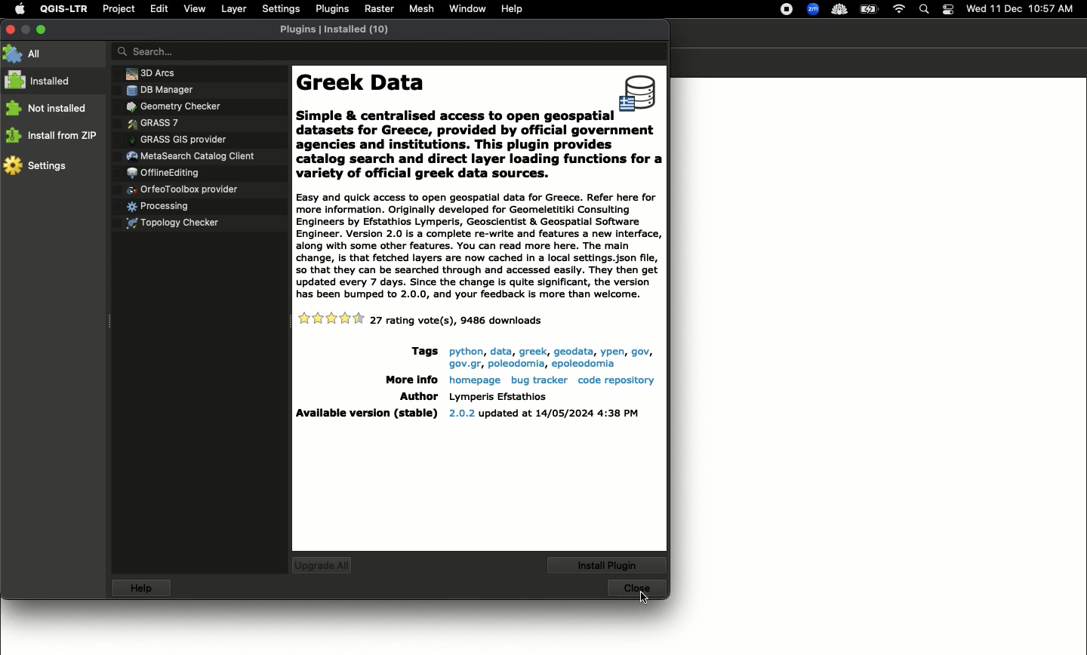 This screenshot has height=655, width=1087. Describe the element at coordinates (610, 352) in the screenshot. I see `yper` at that location.